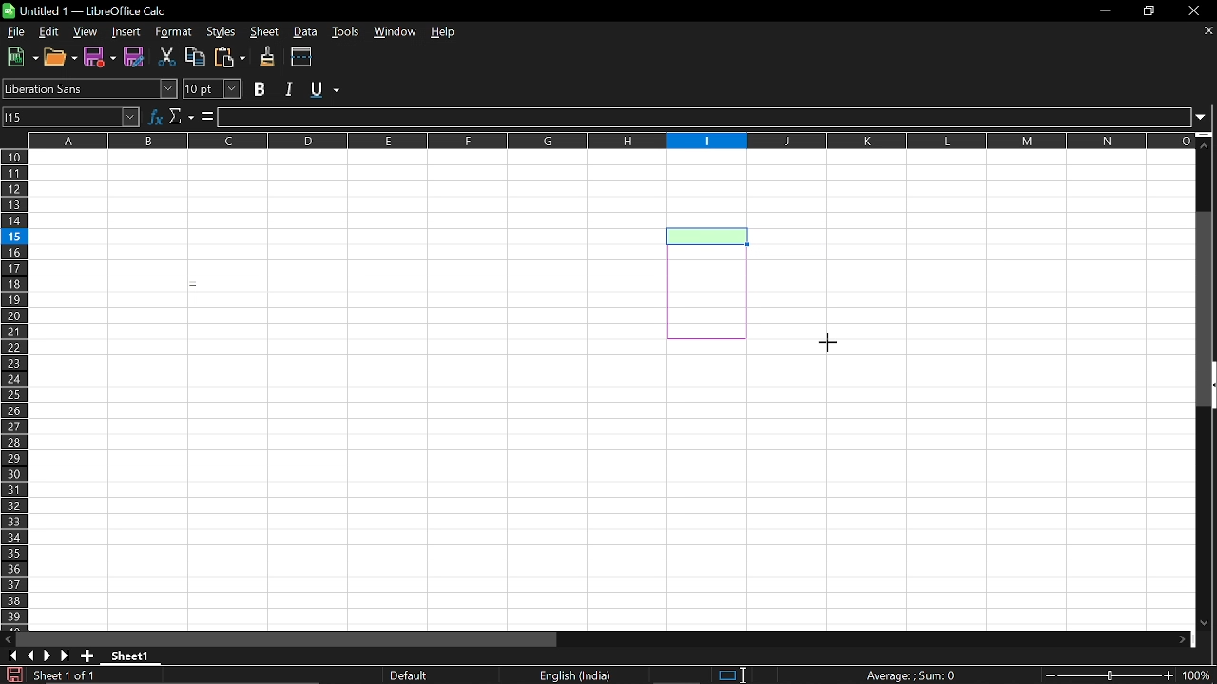 The height and width of the screenshot is (684, 1217). Describe the element at coordinates (580, 675) in the screenshot. I see `Language` at that location.